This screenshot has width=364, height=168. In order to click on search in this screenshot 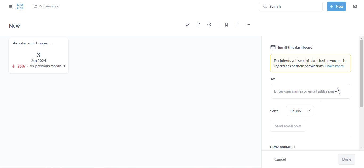, I will do `click(291, 6)`.